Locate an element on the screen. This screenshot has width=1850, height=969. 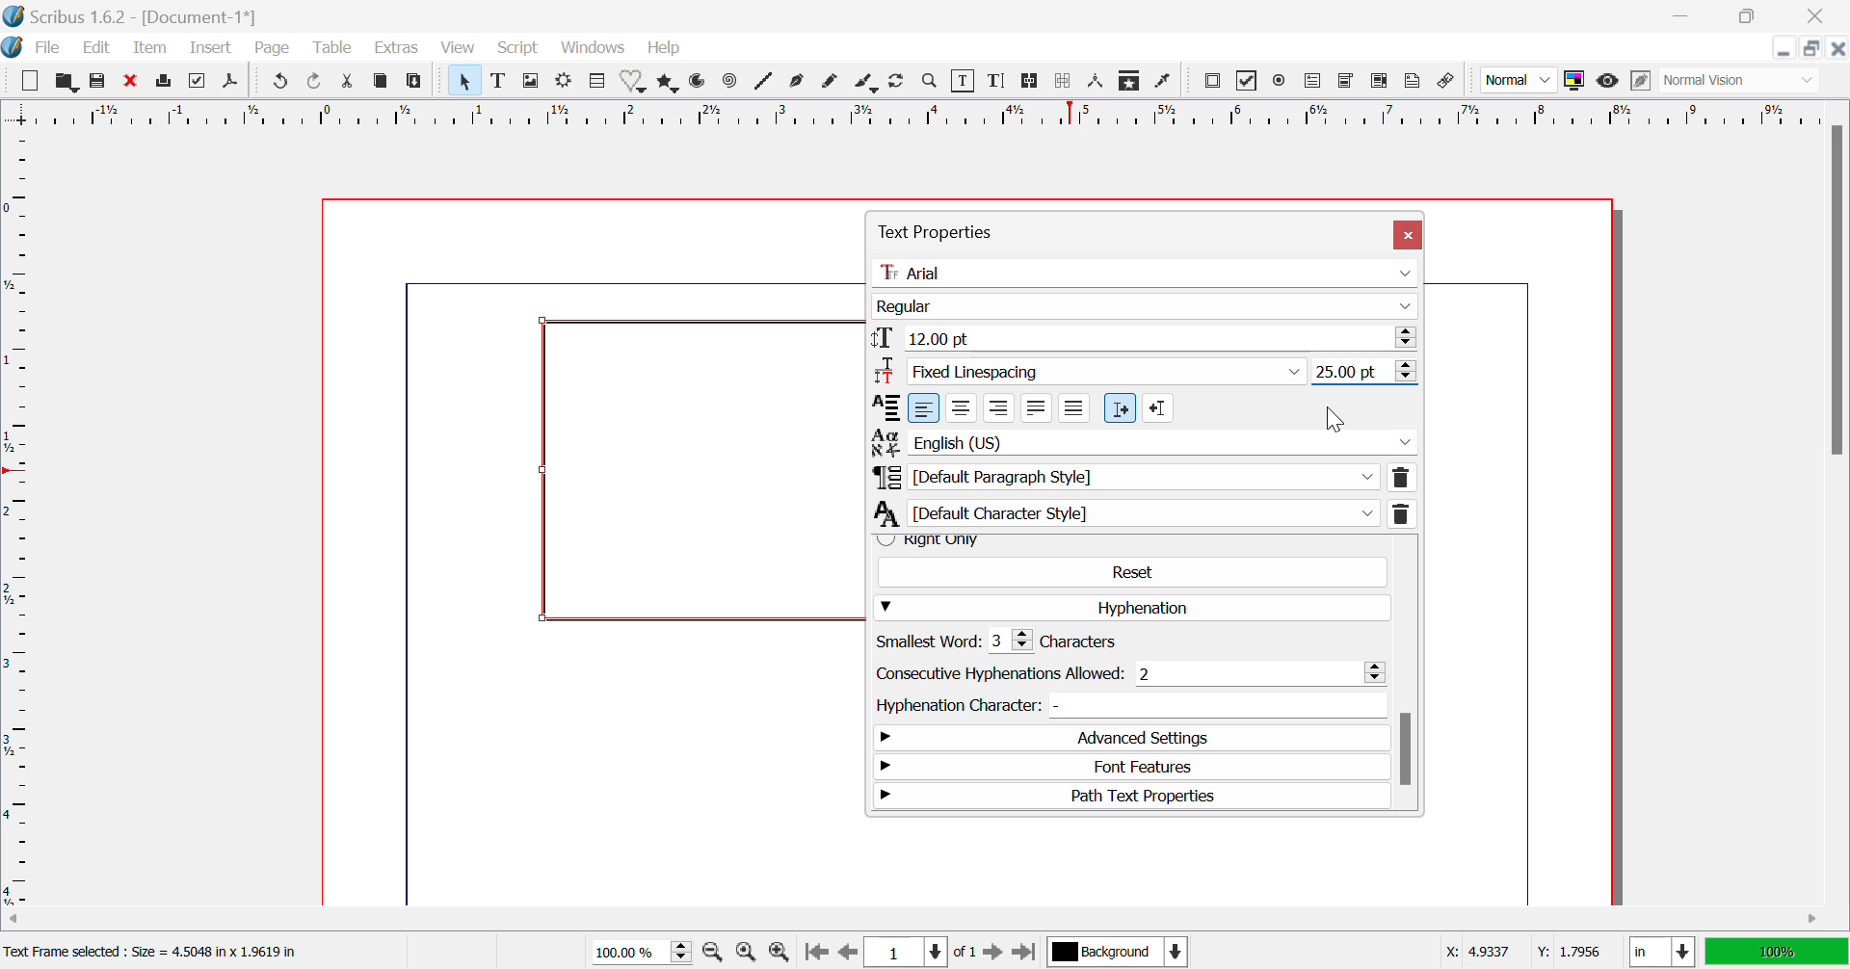
Regular is located at coordinates (1146, 307).